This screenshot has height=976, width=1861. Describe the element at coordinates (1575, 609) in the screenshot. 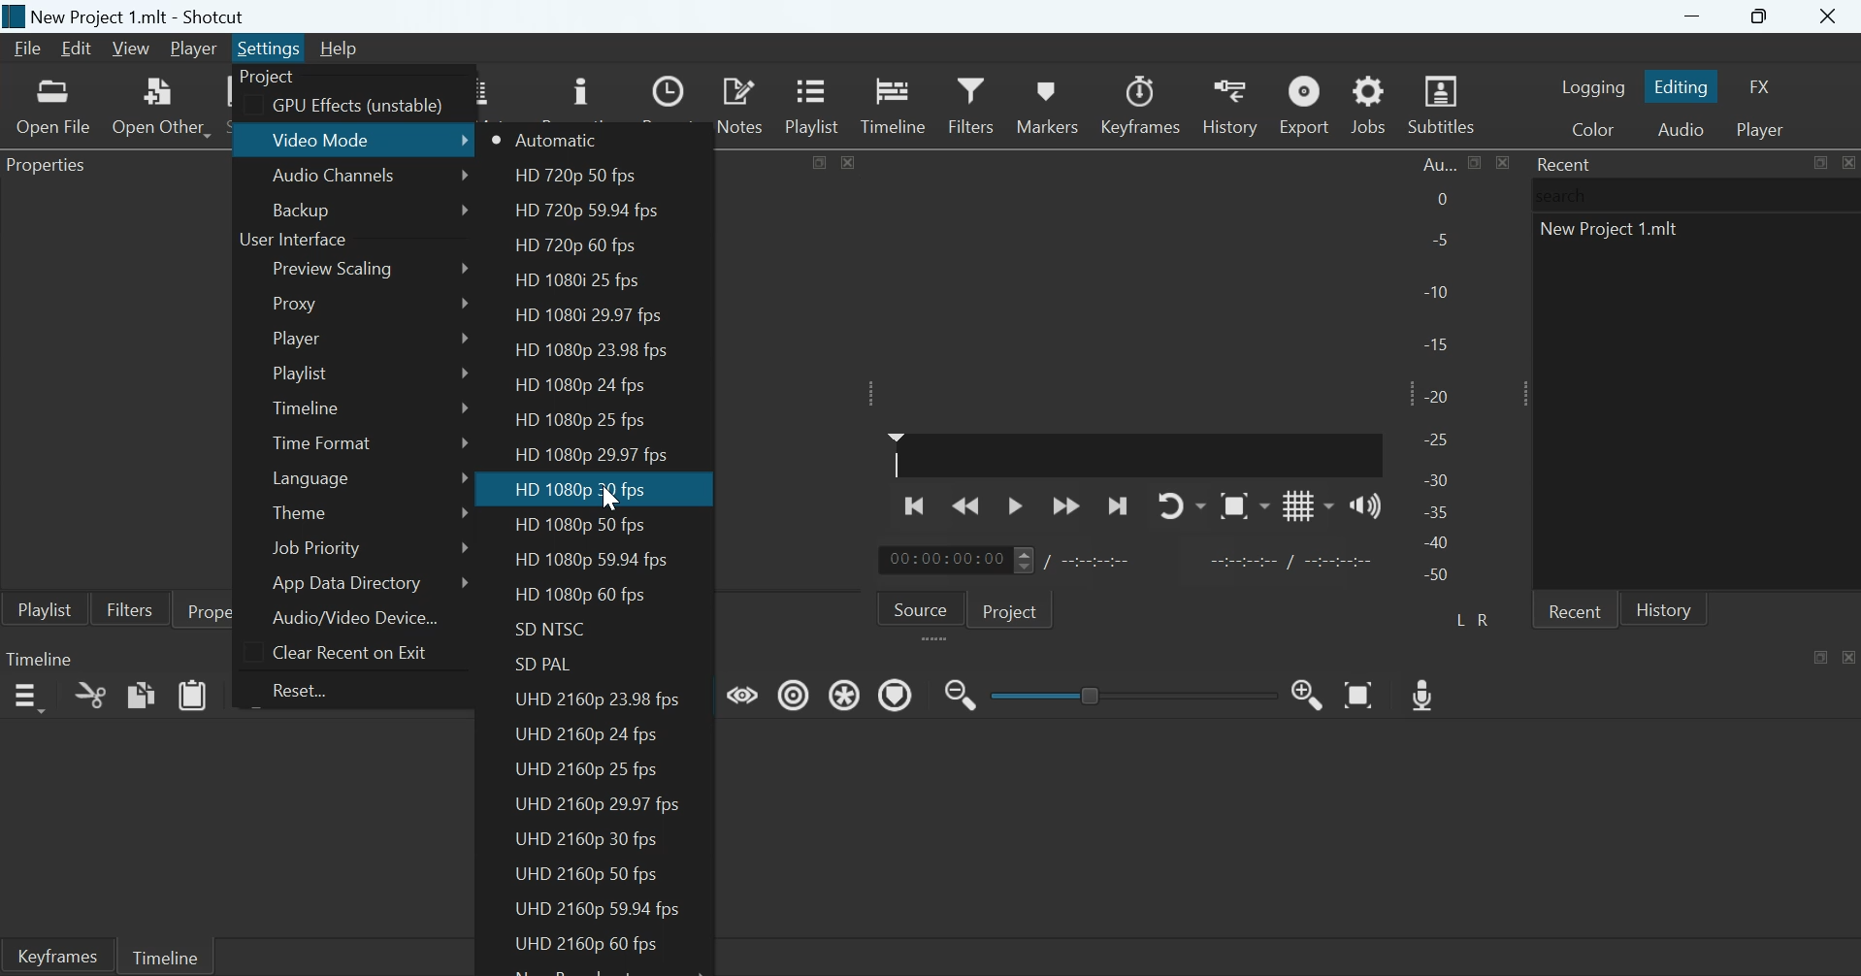

I see `Recent` at that location.